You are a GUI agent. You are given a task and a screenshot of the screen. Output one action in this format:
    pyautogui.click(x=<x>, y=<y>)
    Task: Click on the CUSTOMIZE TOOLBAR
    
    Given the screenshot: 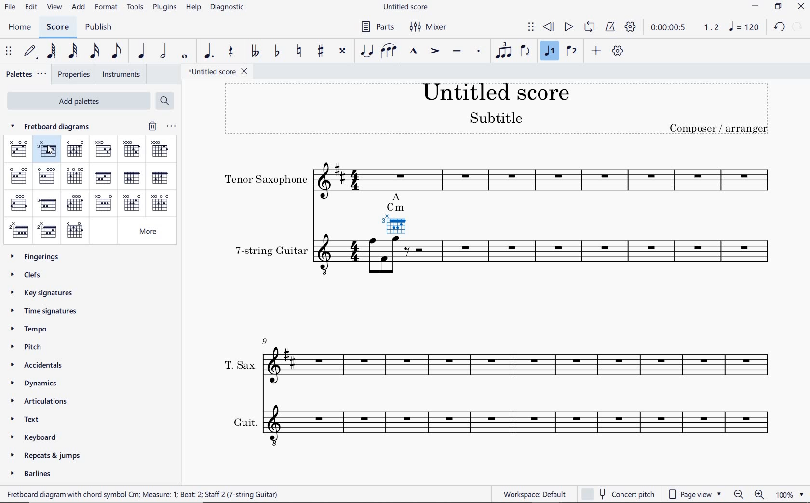 What is the action you would take?
    pyautogui.click(x=616, y=52)
    